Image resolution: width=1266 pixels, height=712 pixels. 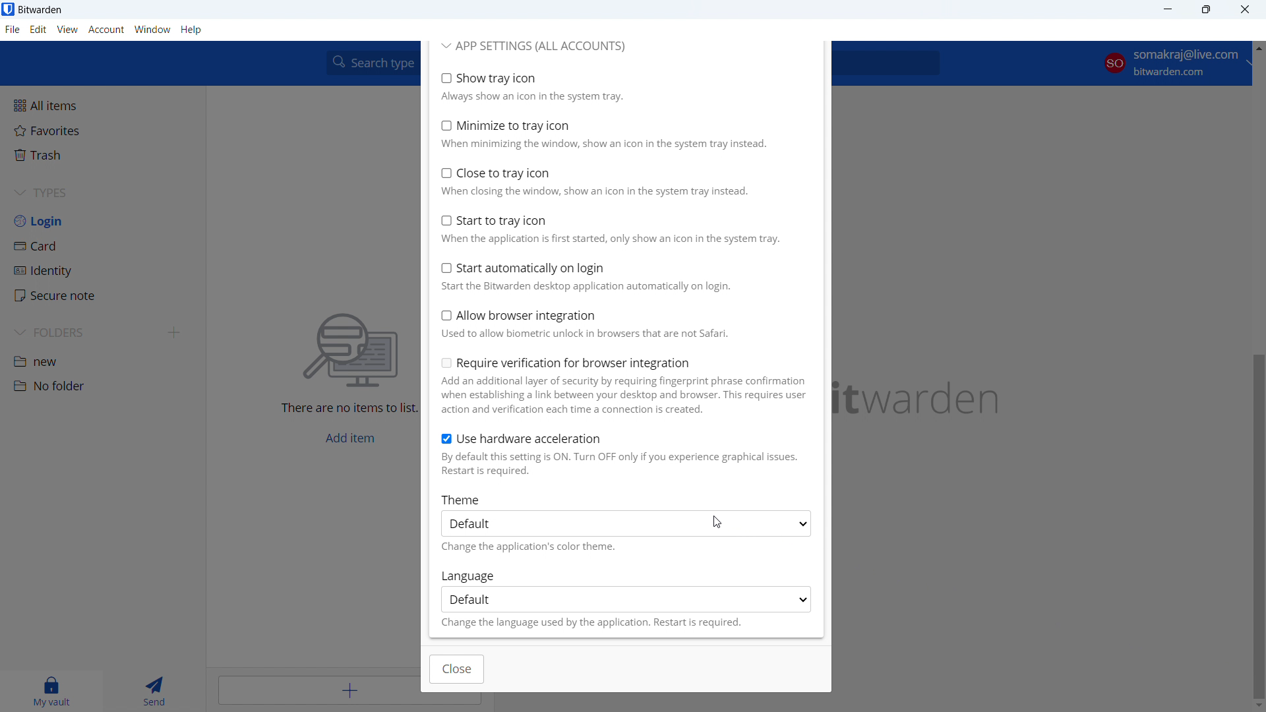 I want to click on searching for file vector icon, so click(x=351, y=351).